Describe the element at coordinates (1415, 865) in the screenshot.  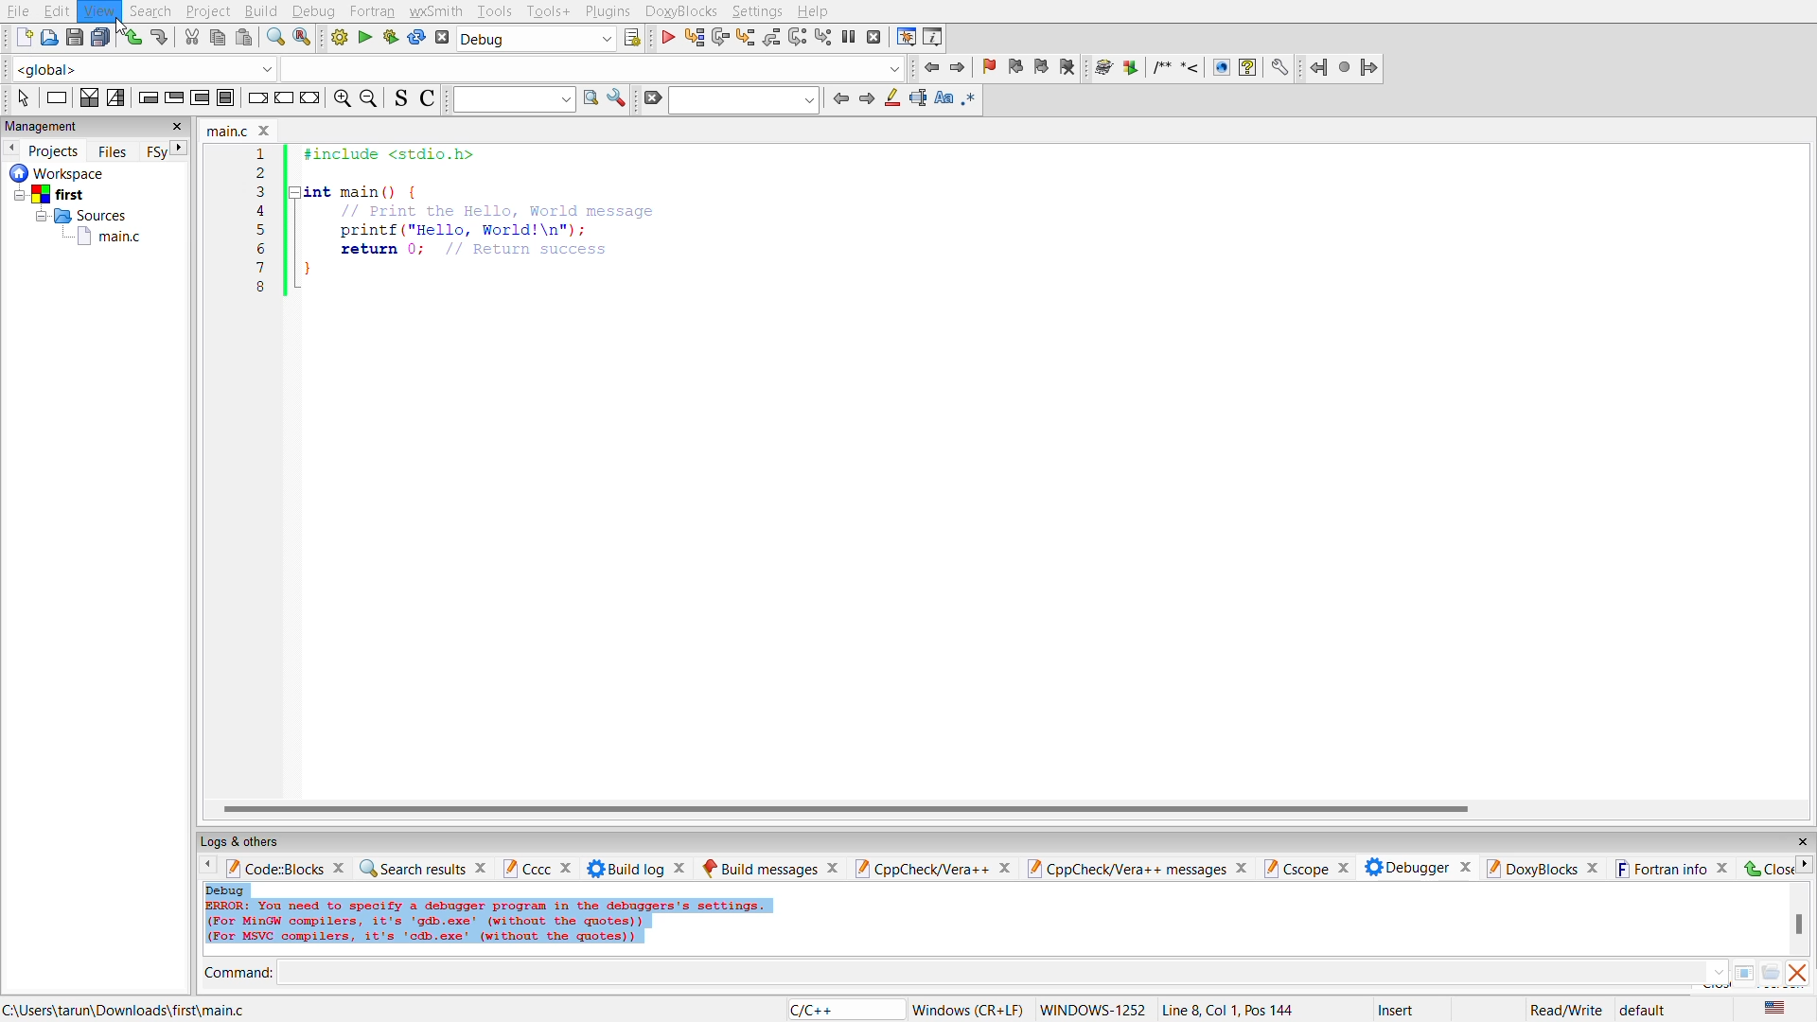
I see `debugger` at that location.